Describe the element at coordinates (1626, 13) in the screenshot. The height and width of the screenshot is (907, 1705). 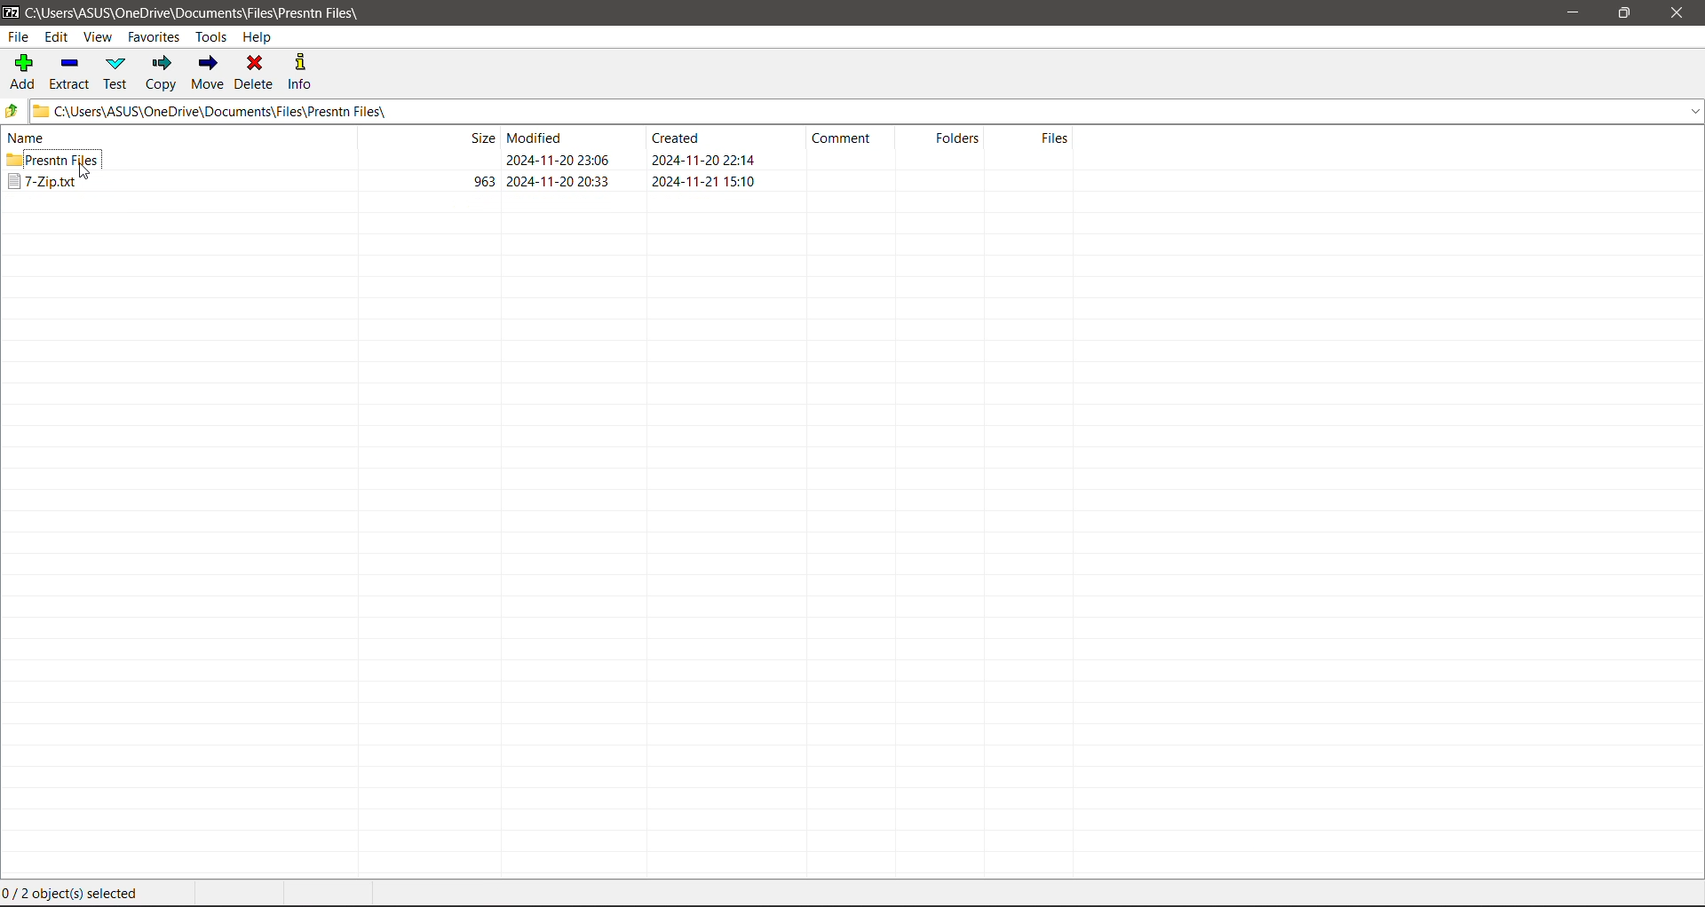
I see `Restore Down` at that location.